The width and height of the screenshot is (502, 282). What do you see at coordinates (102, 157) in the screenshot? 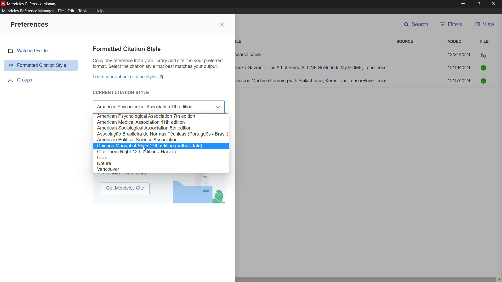
I see `citation styles` at bounding box center [102, 157].